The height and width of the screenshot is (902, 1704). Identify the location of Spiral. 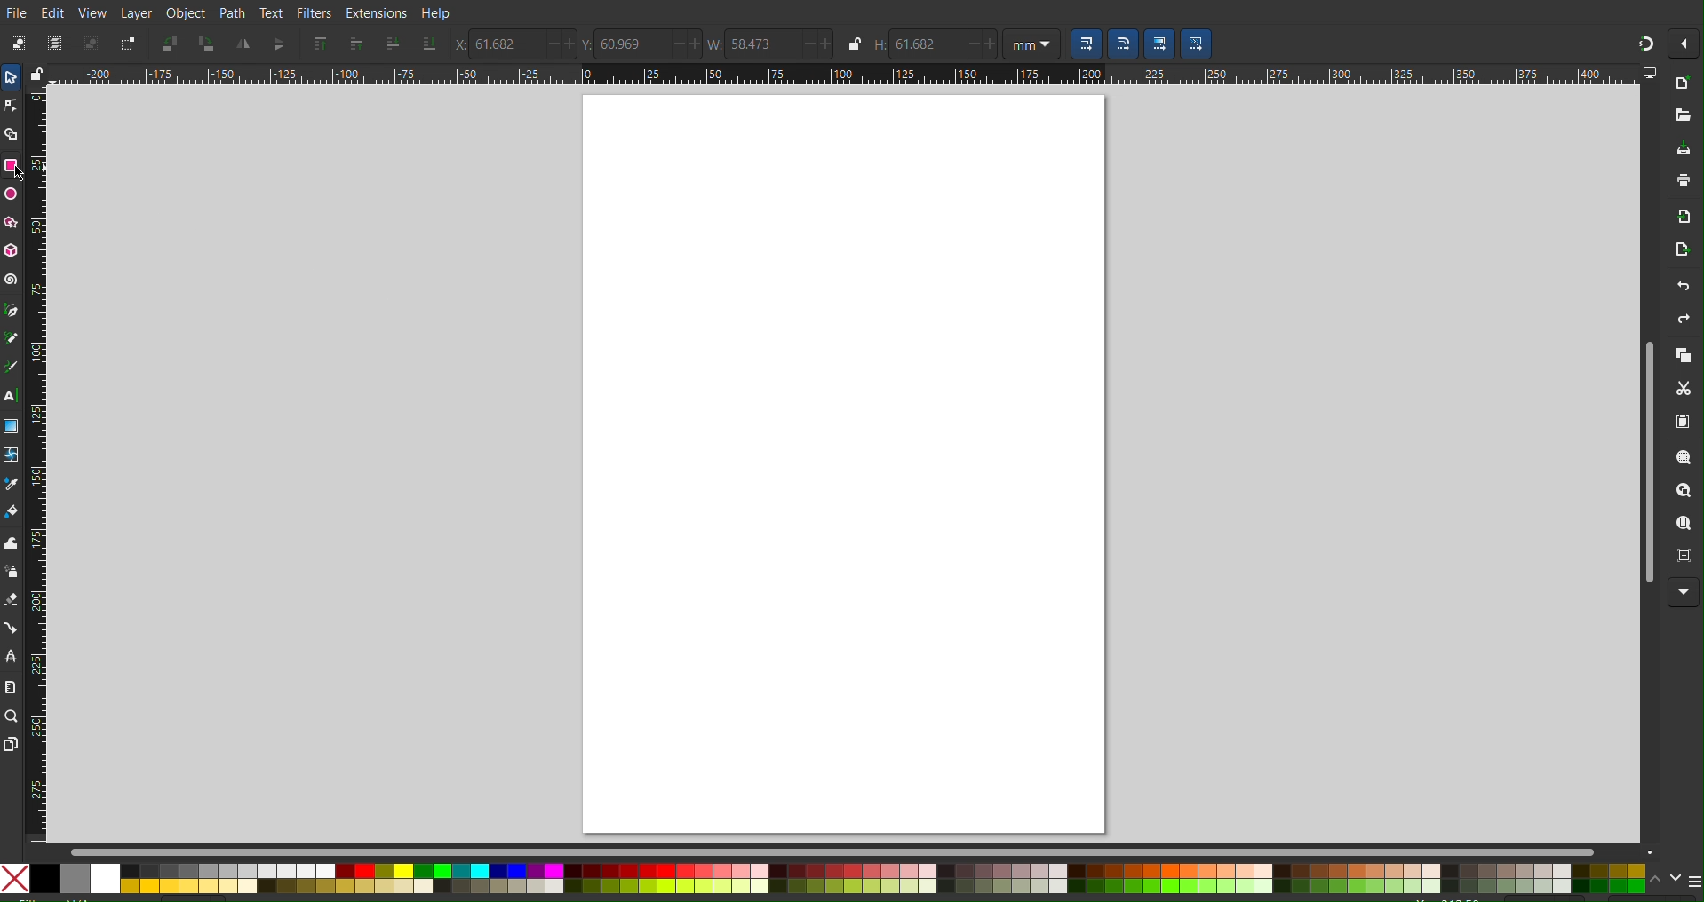
(11, 279).